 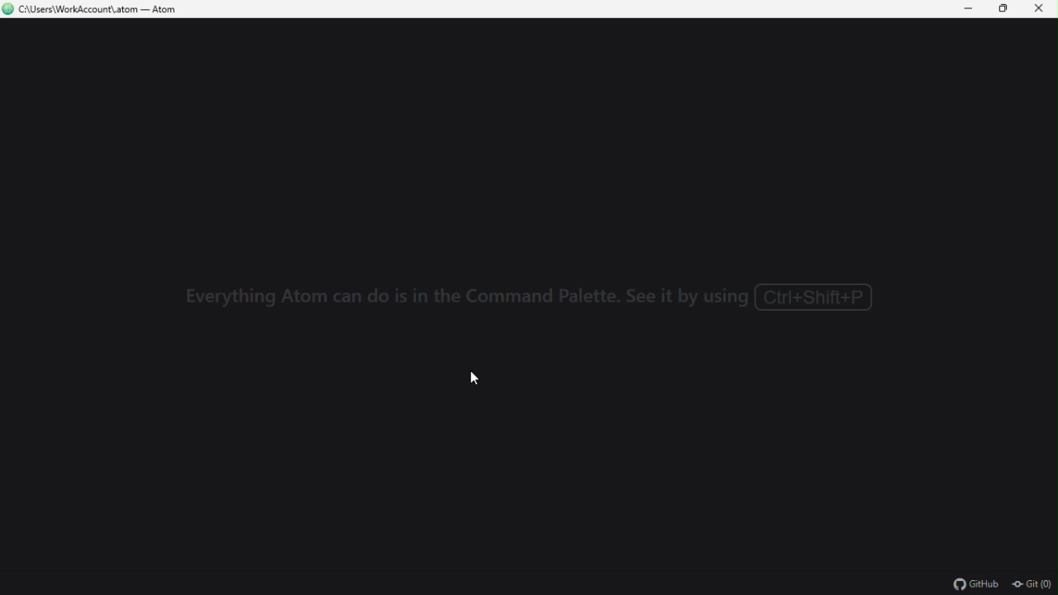 What do you see at coordinates (1004, 10) in the screenshot?
I see `restore` at bounding box center [1004, 10].